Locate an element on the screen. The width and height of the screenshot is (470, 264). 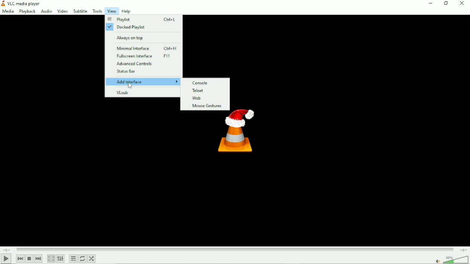
Add interface is located at coordinates (143, 81).